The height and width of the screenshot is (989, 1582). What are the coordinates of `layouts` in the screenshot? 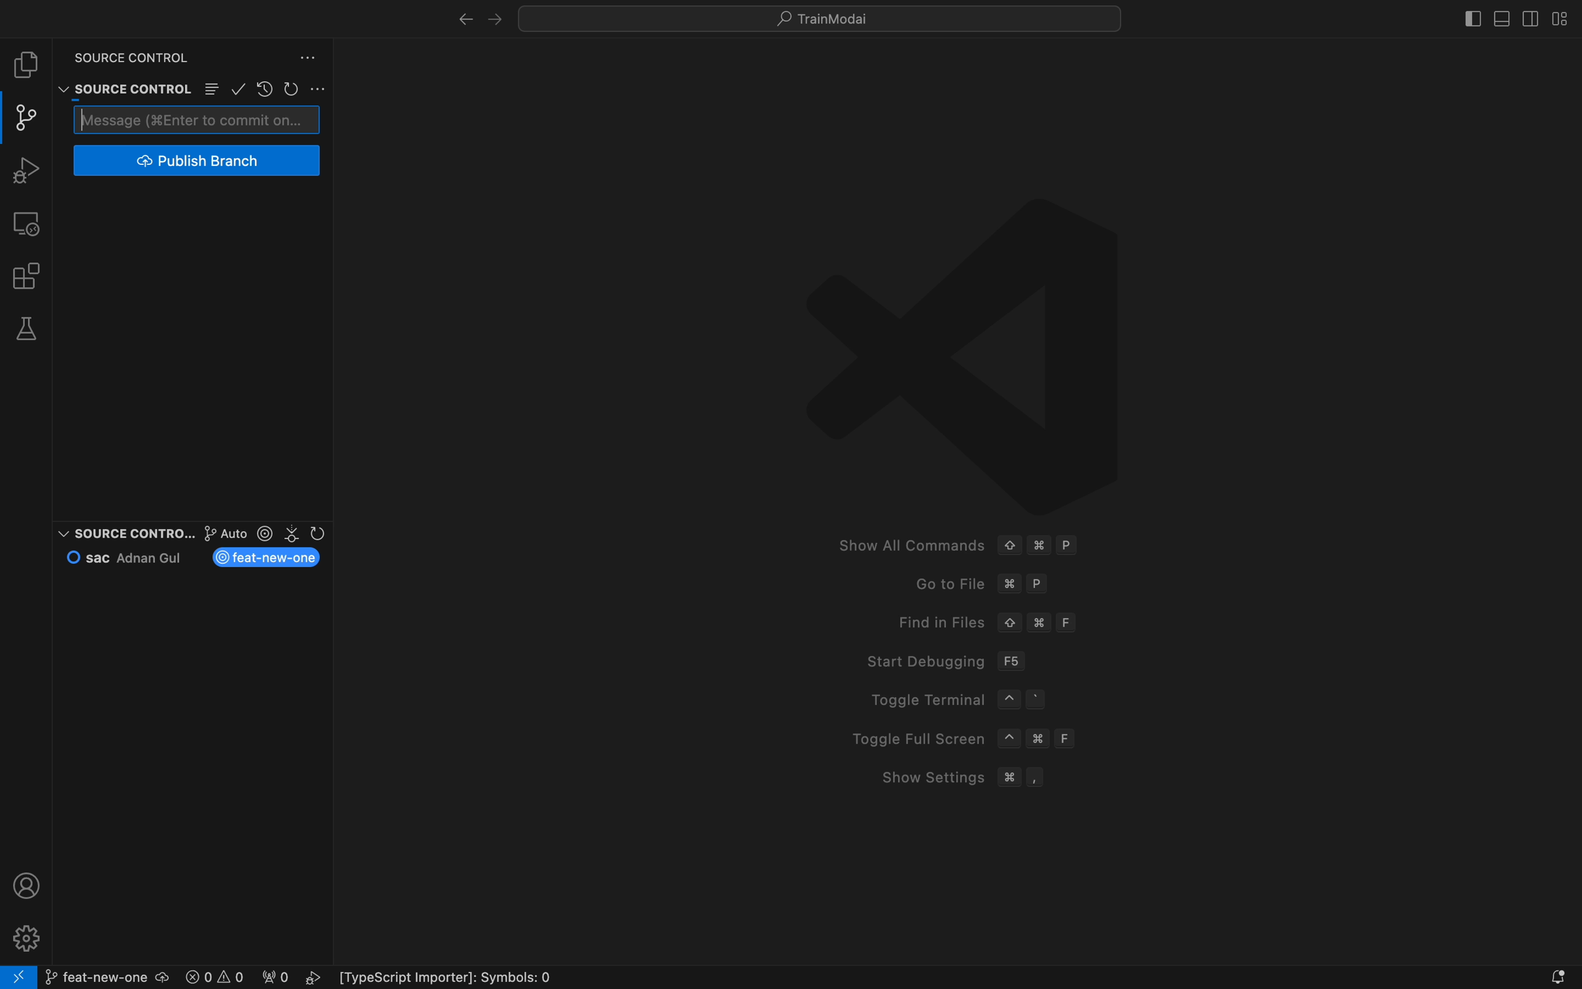 It's located at (1557, 18).